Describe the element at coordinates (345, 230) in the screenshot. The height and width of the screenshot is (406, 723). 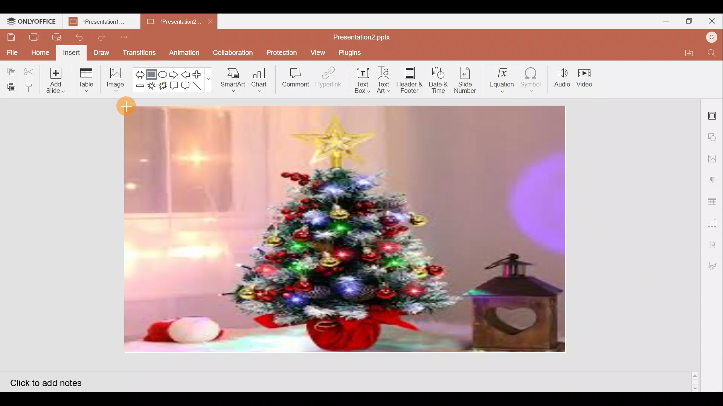
I see `Background image on presentation slide` at that location.